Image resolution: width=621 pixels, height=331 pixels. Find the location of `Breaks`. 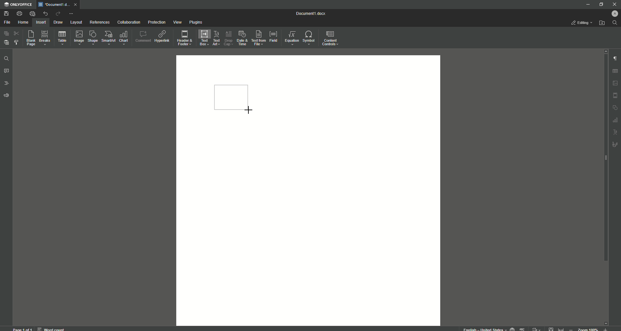

Breaks is located at coordinates (45, 38).